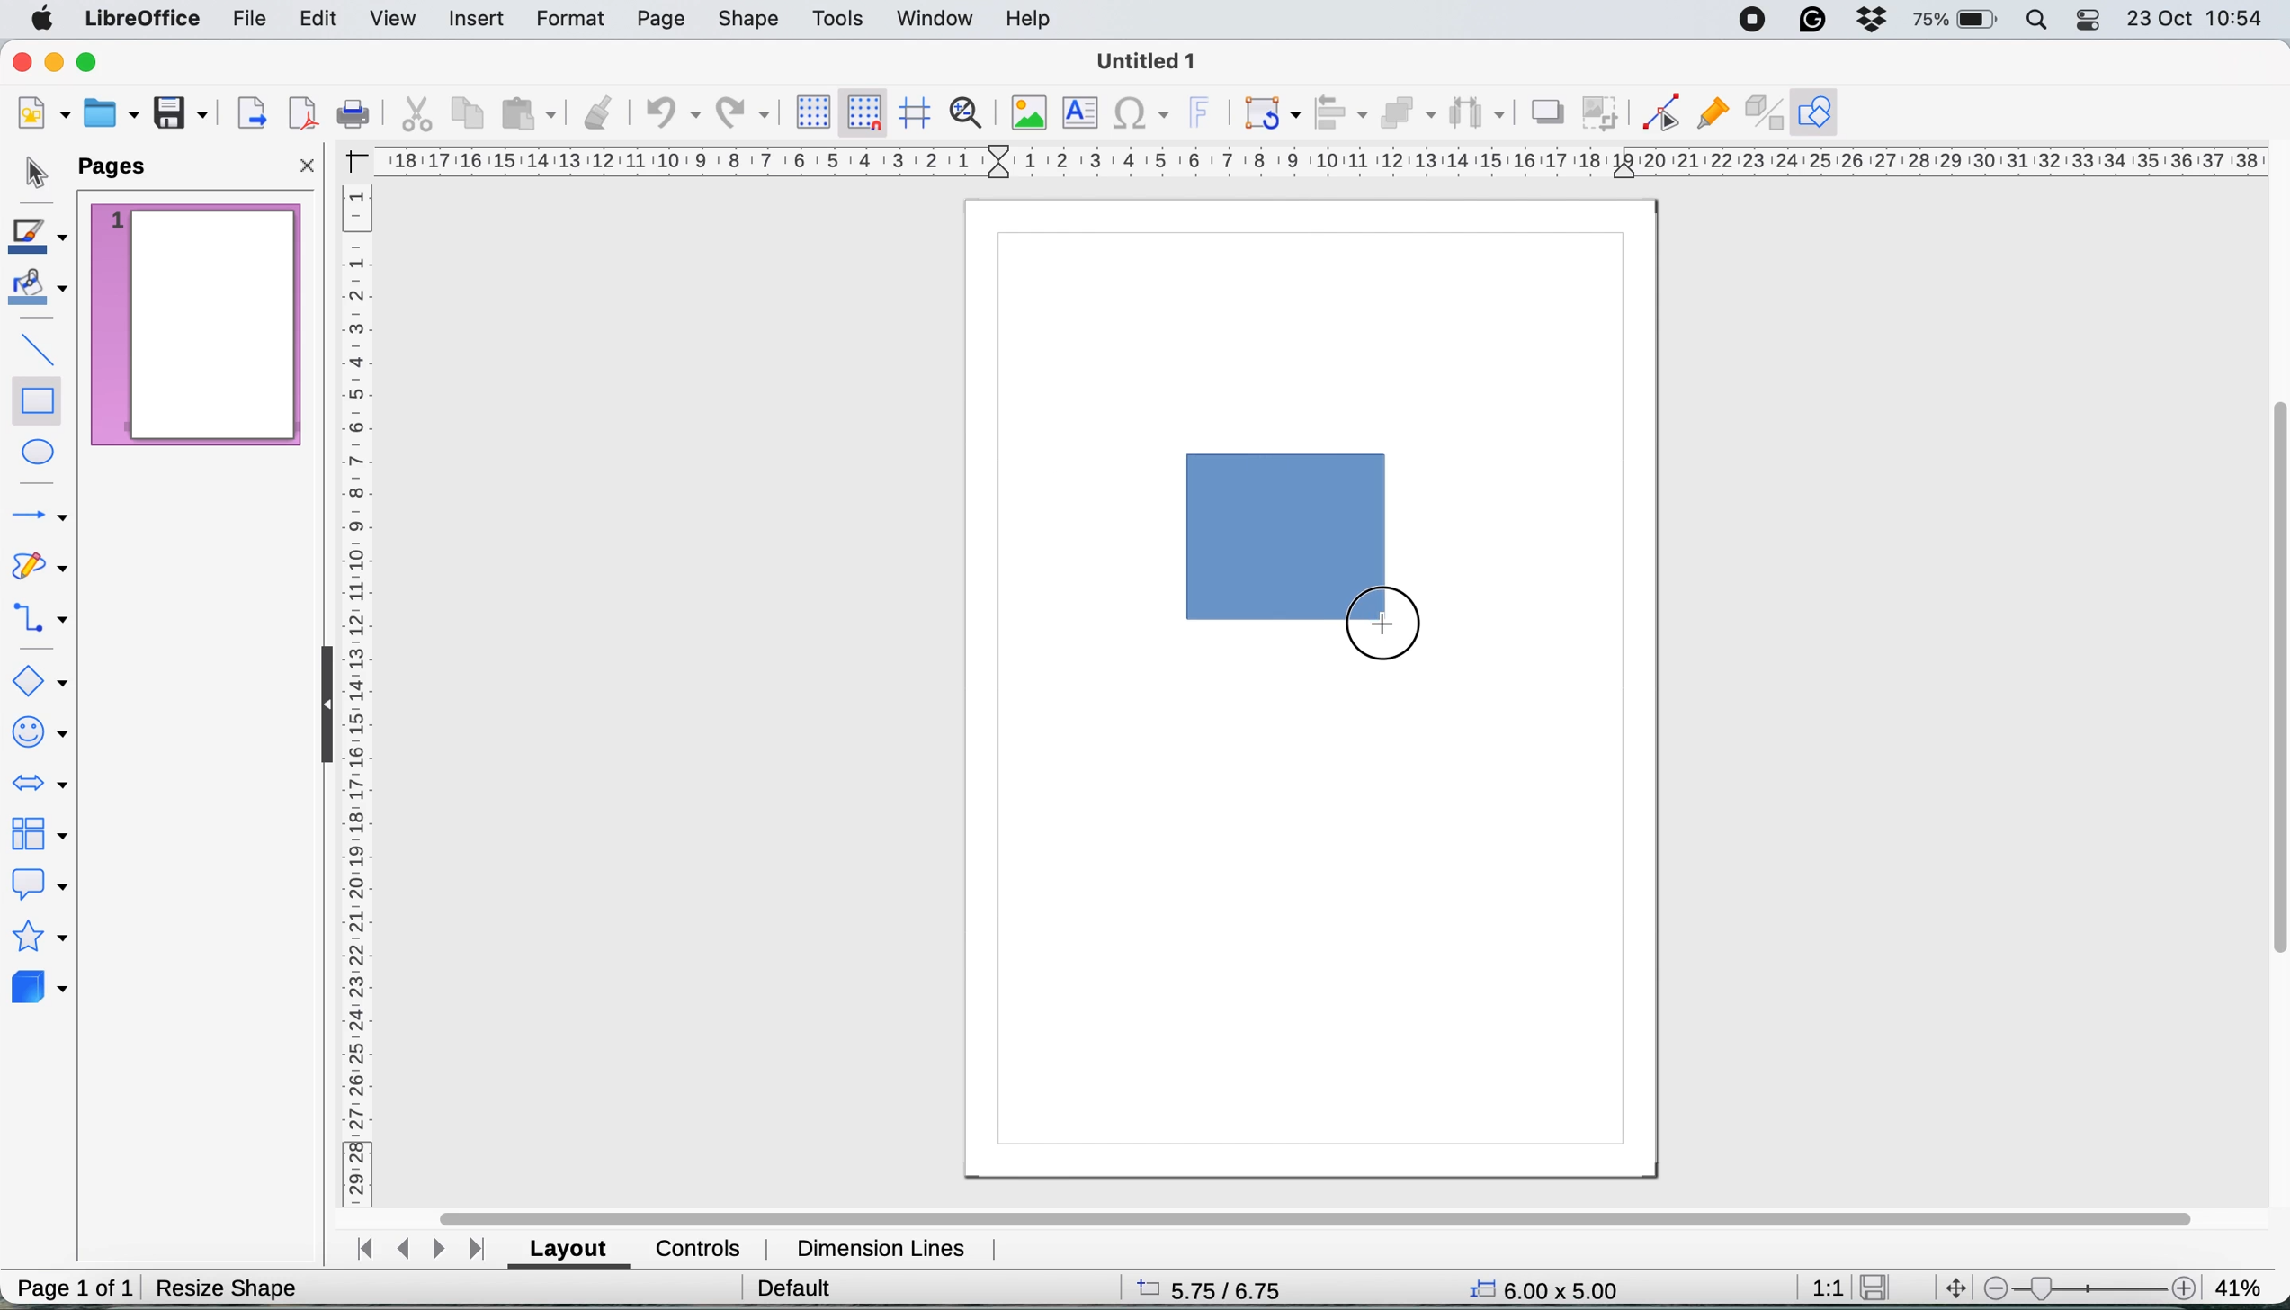 Image resolution: width=2290 pixels, height=1310 pixels. I want to click on vertical scroll bar, so click(2273, 680).